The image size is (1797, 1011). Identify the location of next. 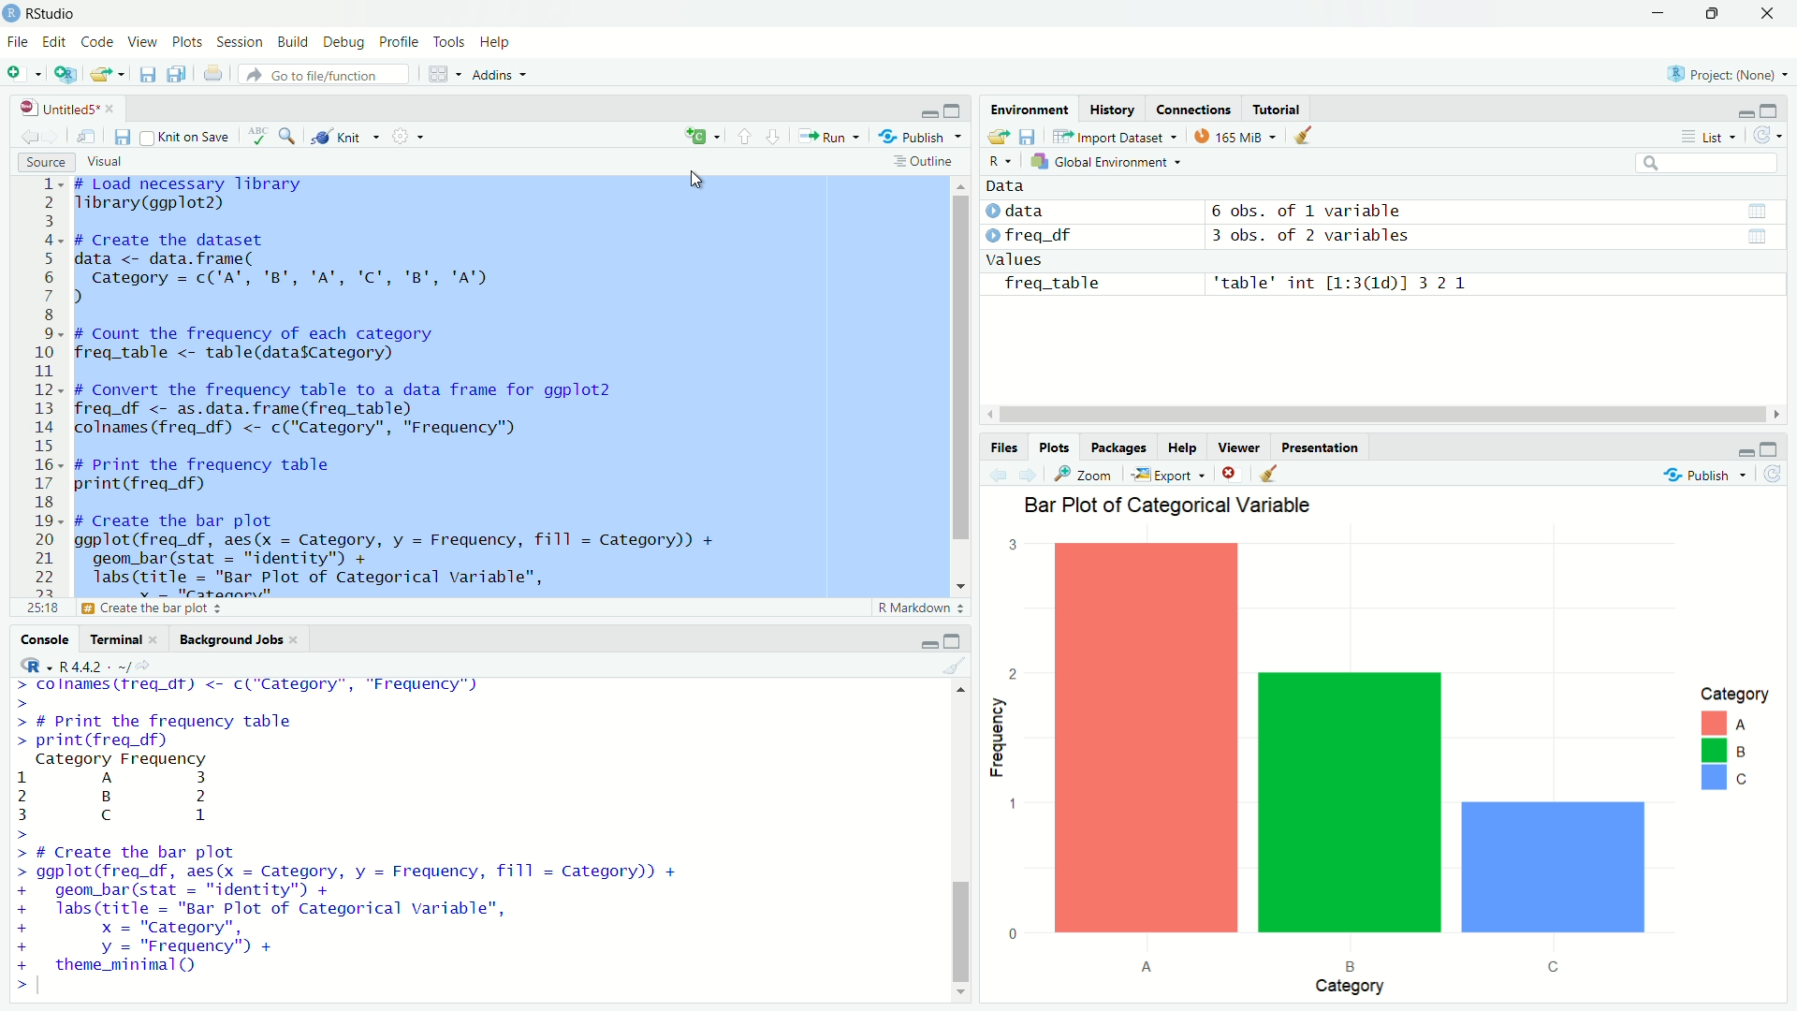
(1034, 476).